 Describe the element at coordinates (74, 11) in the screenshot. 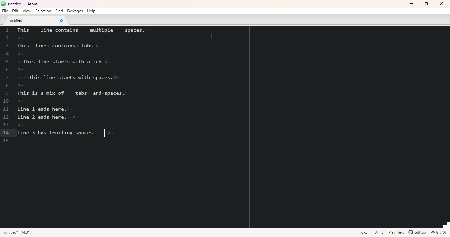

I see `packages` at that location.